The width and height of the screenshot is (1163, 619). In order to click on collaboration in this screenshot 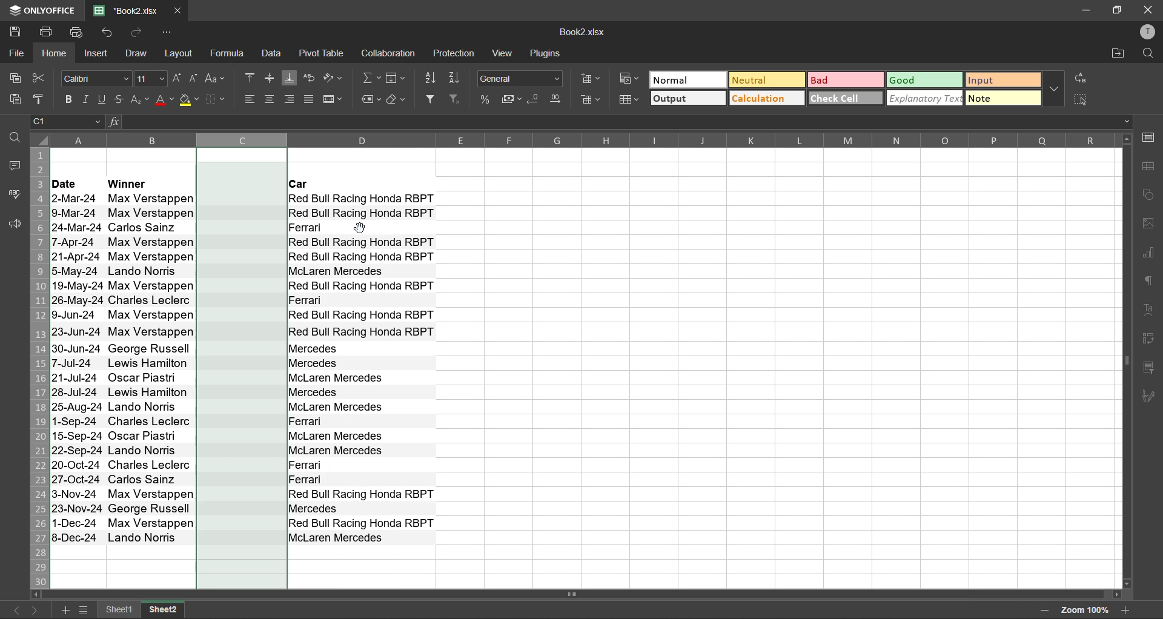, I will do `click(391, 55)`.